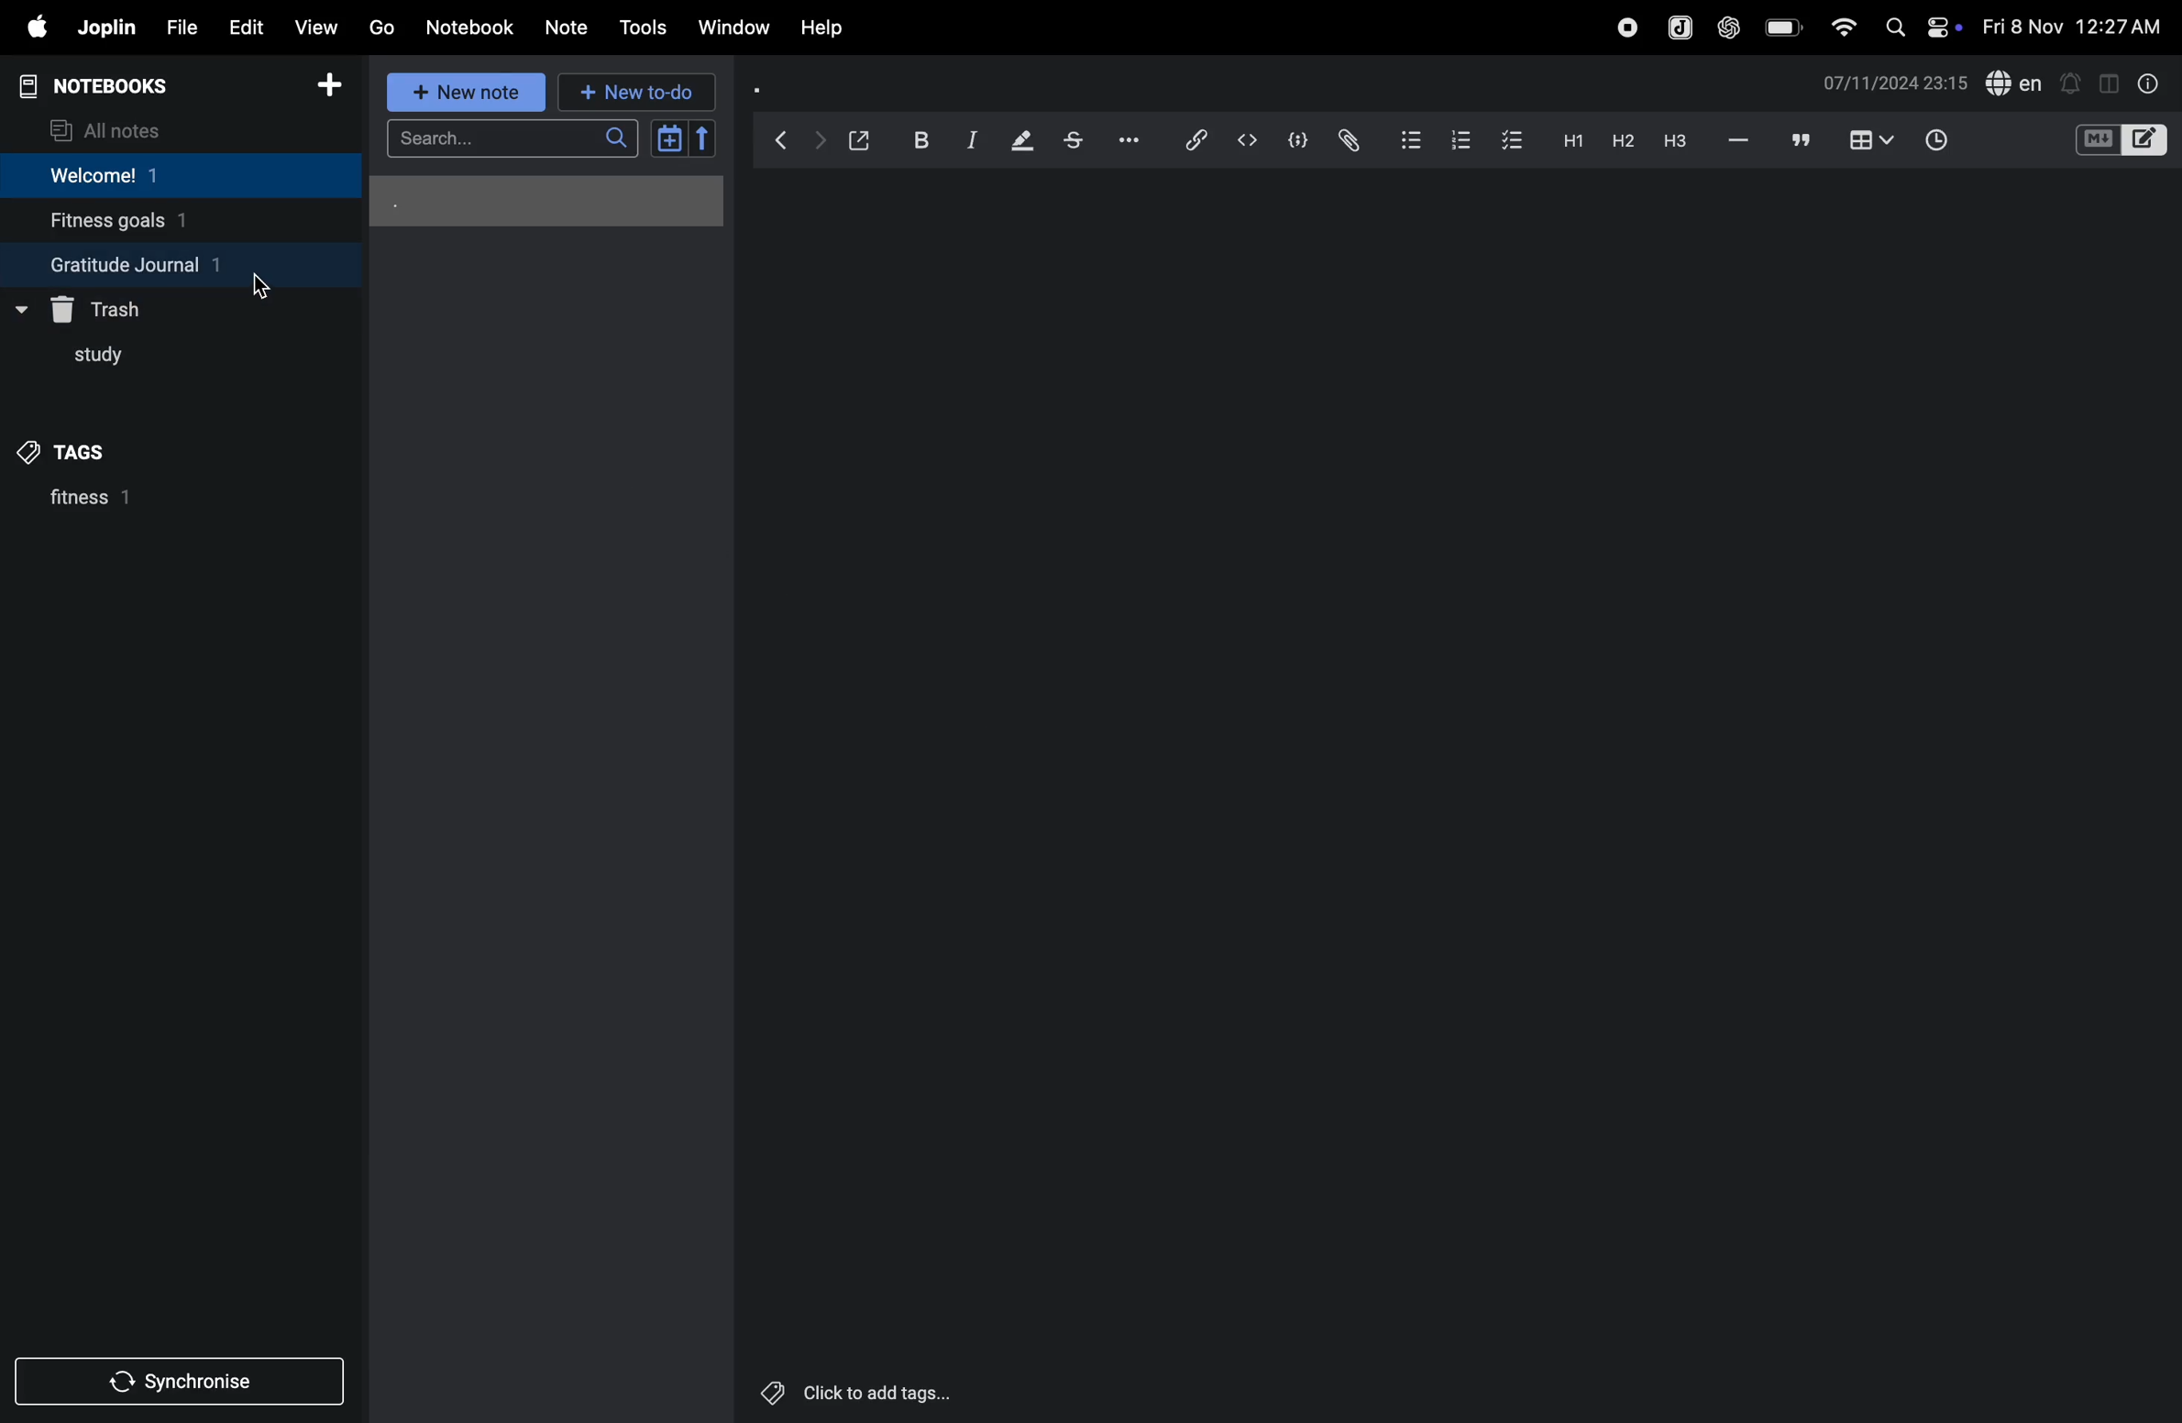  I want to click on code, so click(1294, 142).